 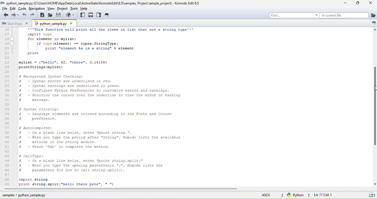 I want to click on help, so click(x=86, y=8).